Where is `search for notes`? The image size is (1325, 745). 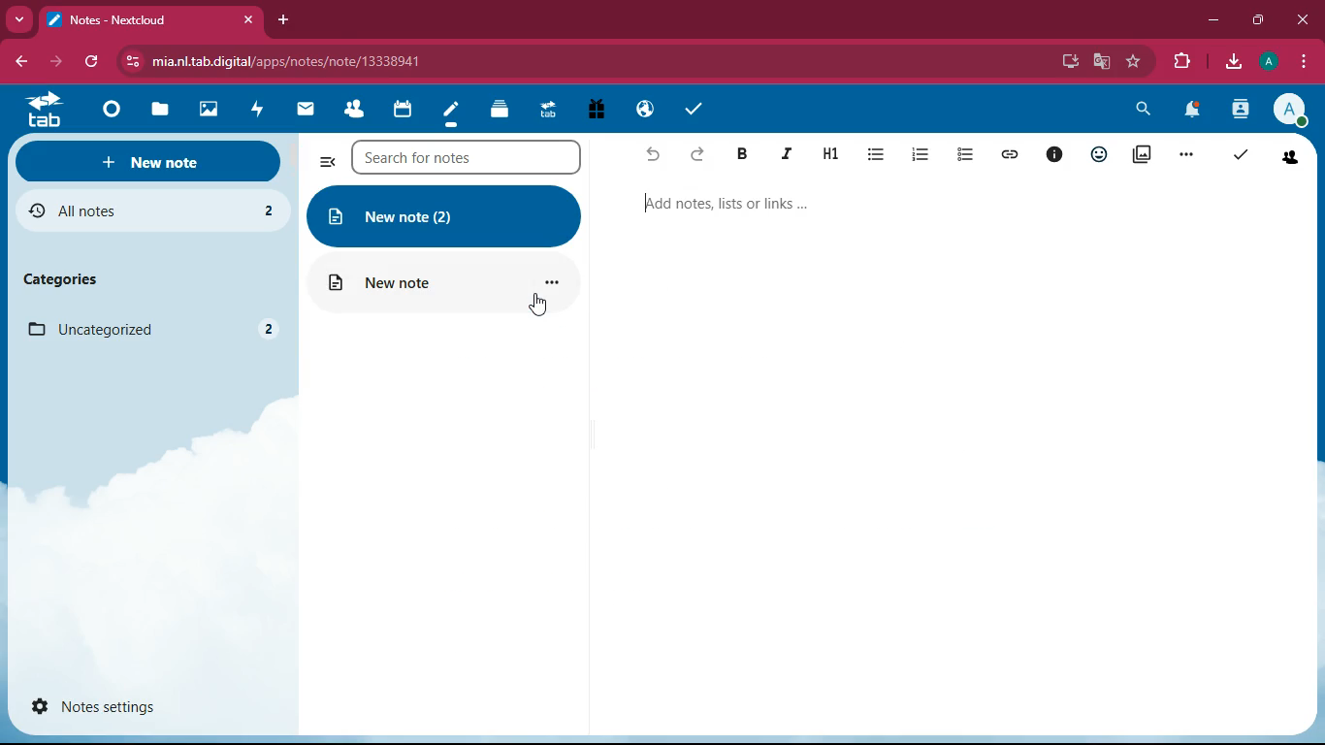 search for notes is located at coordinates (474, 159).